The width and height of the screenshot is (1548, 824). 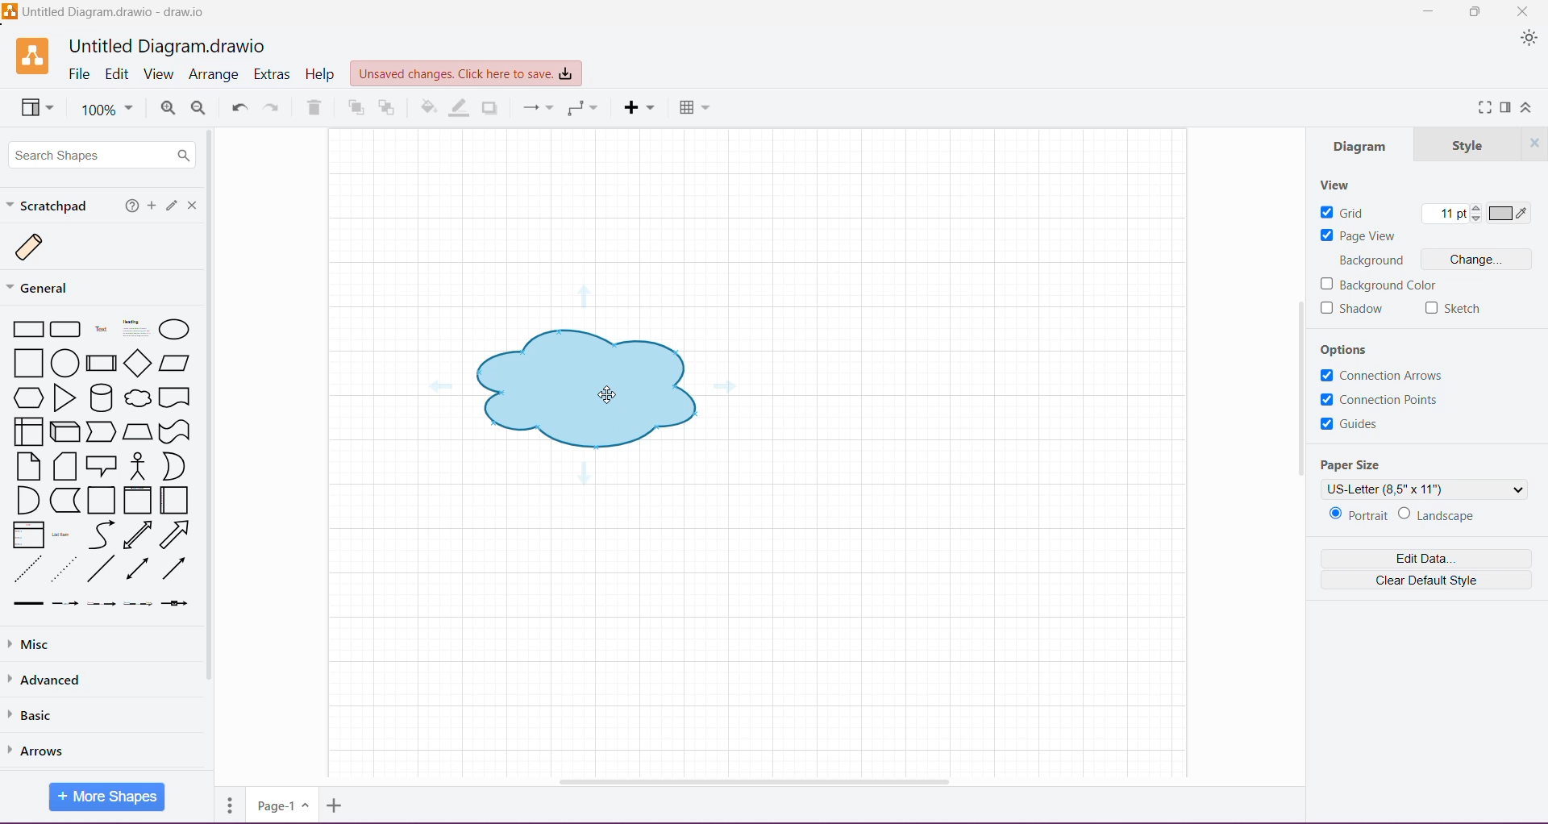 I want to click on Shape, so click(x=587, y=386).